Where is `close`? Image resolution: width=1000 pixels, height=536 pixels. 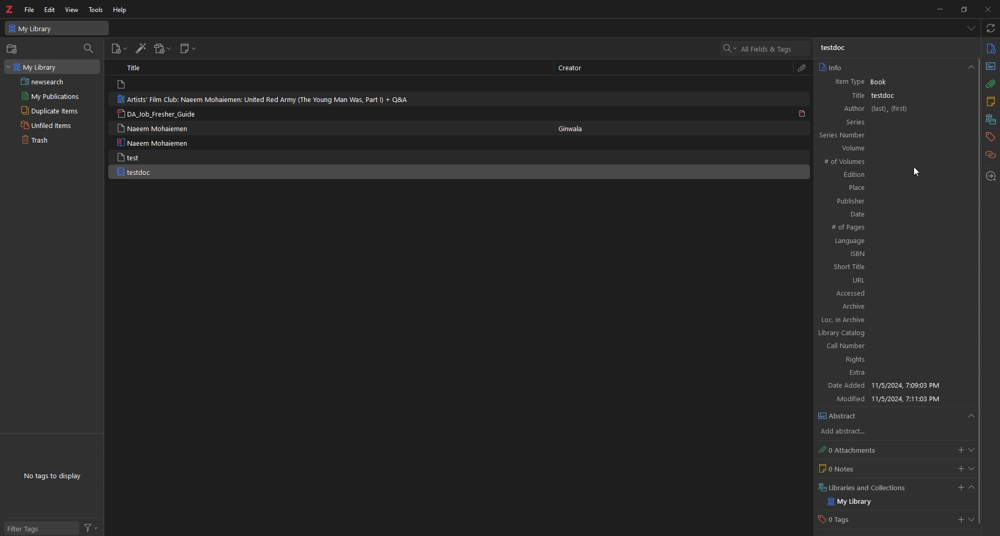
close is located at coordinates (987, 9).